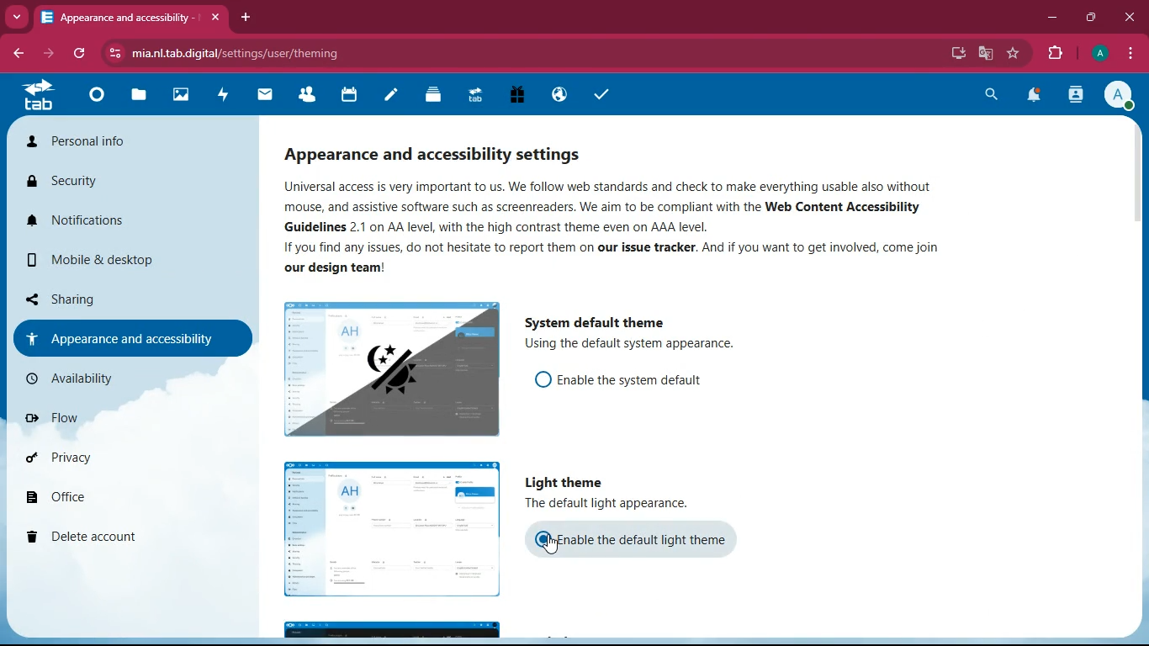 This screenshot has height=646, width=1149. What do you see at coordinates (130, 184) in the screenshot?
I see `security` at bounding box center [130, 184].